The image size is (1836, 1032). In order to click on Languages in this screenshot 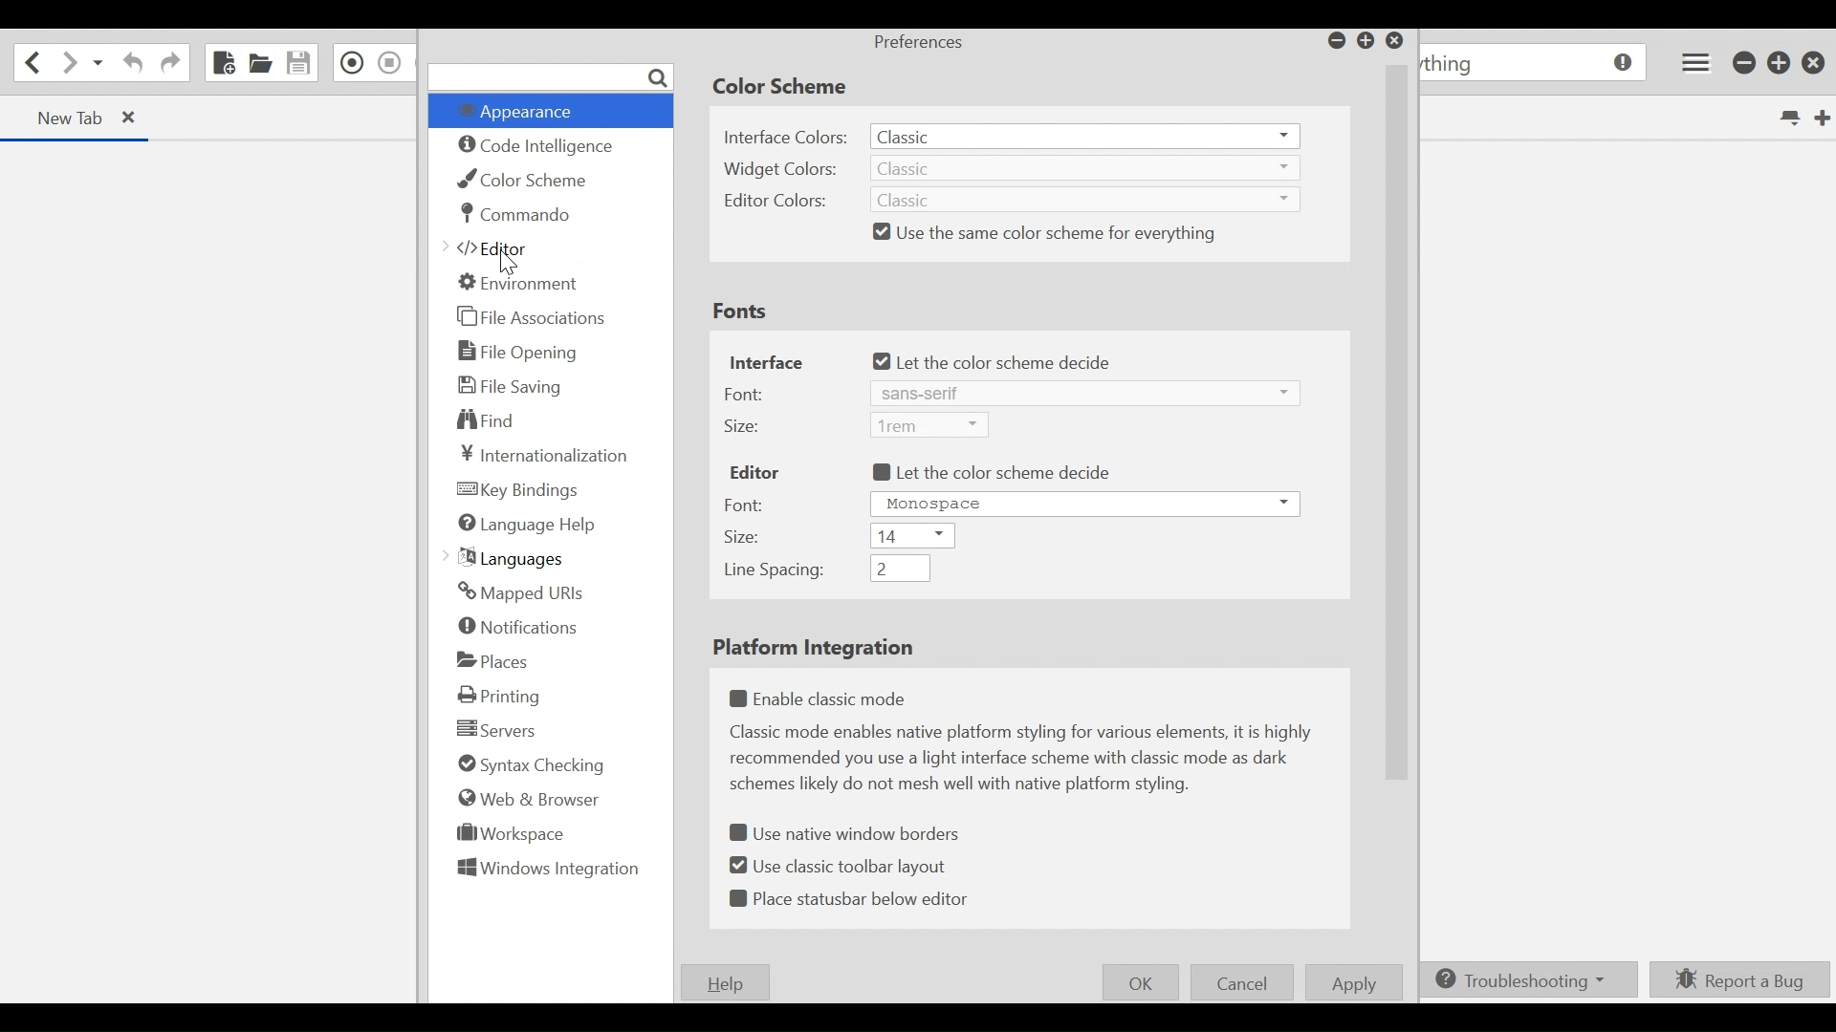, I will do `click(509, 557)`.